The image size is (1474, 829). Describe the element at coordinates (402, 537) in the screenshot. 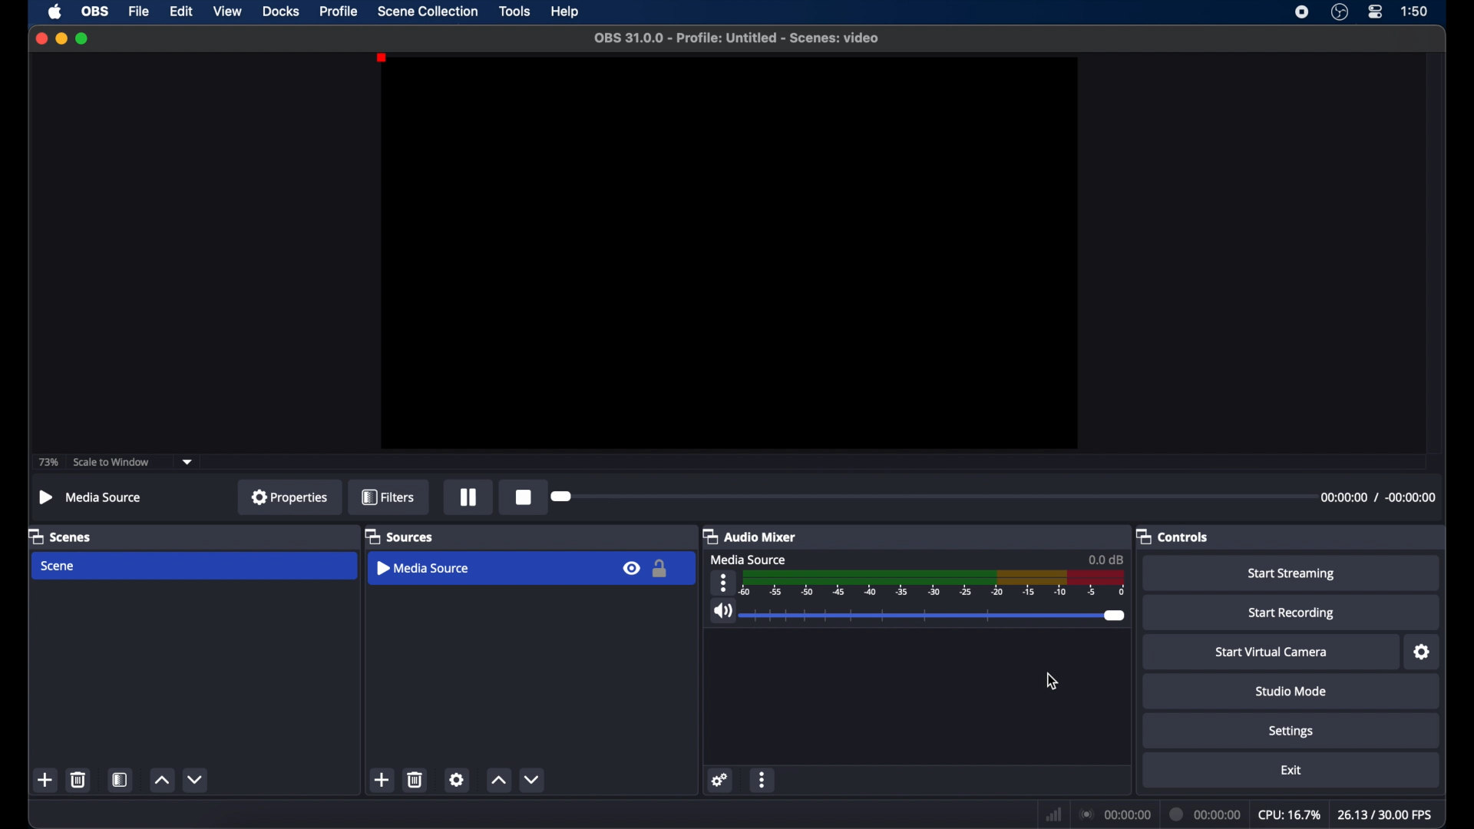

I see `Sources` at that location.